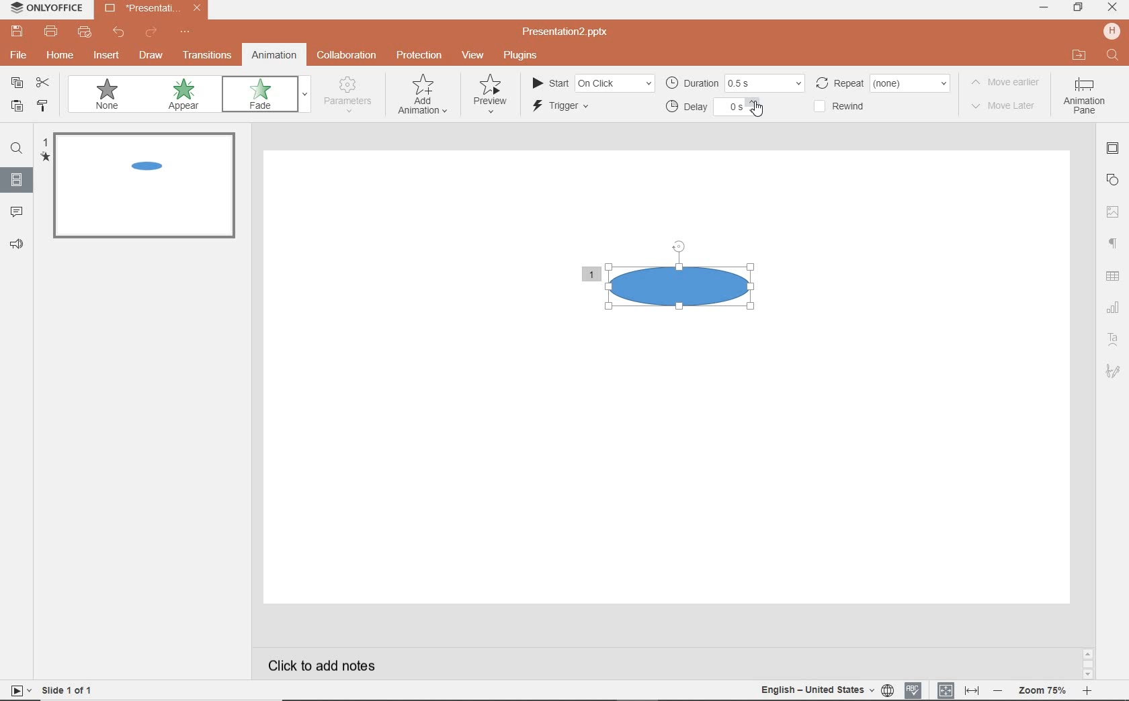  What do you see at coordinates (573, 32) in the screenshot?
I see `Presentation2.pptx` at bounding box center [573, 32].